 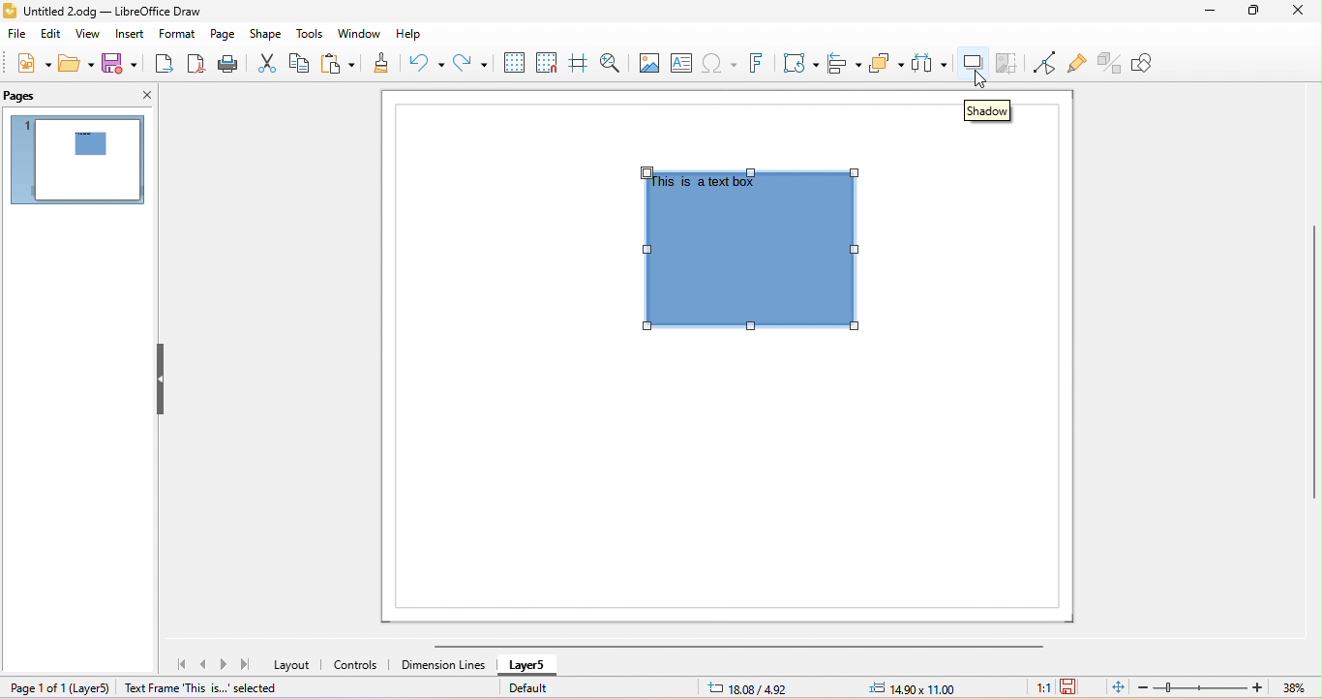 I want to click on page 1, so click(x=76, y=159).